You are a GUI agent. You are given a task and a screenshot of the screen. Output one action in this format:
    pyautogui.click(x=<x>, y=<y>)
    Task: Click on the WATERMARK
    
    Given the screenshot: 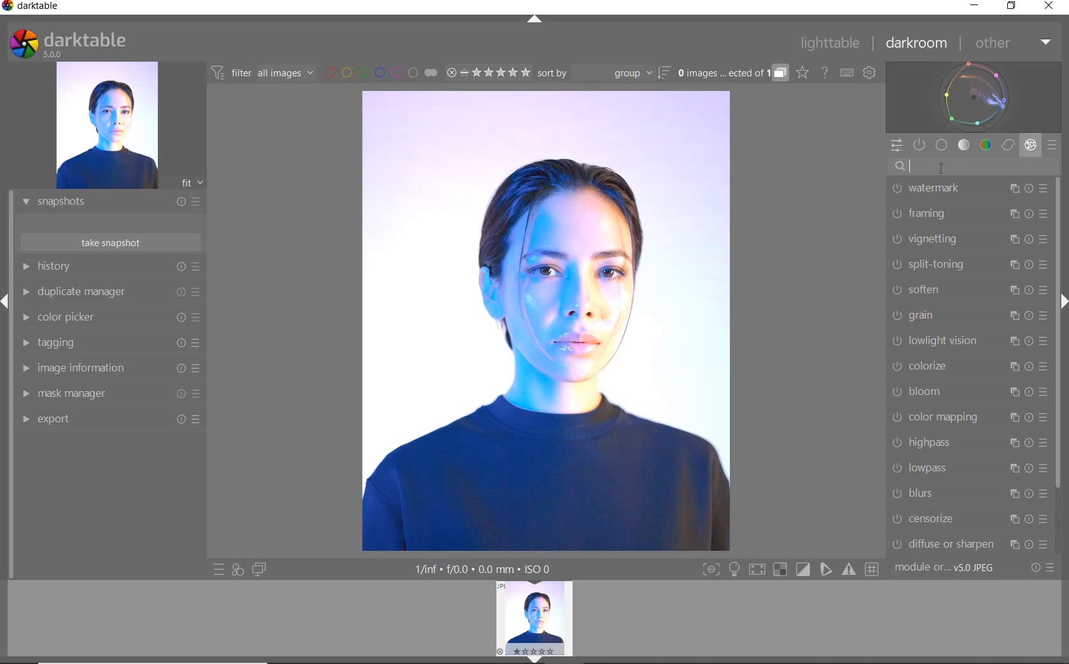 What is the action you would take?
    pyautogui.click(x=968, y=188)
    